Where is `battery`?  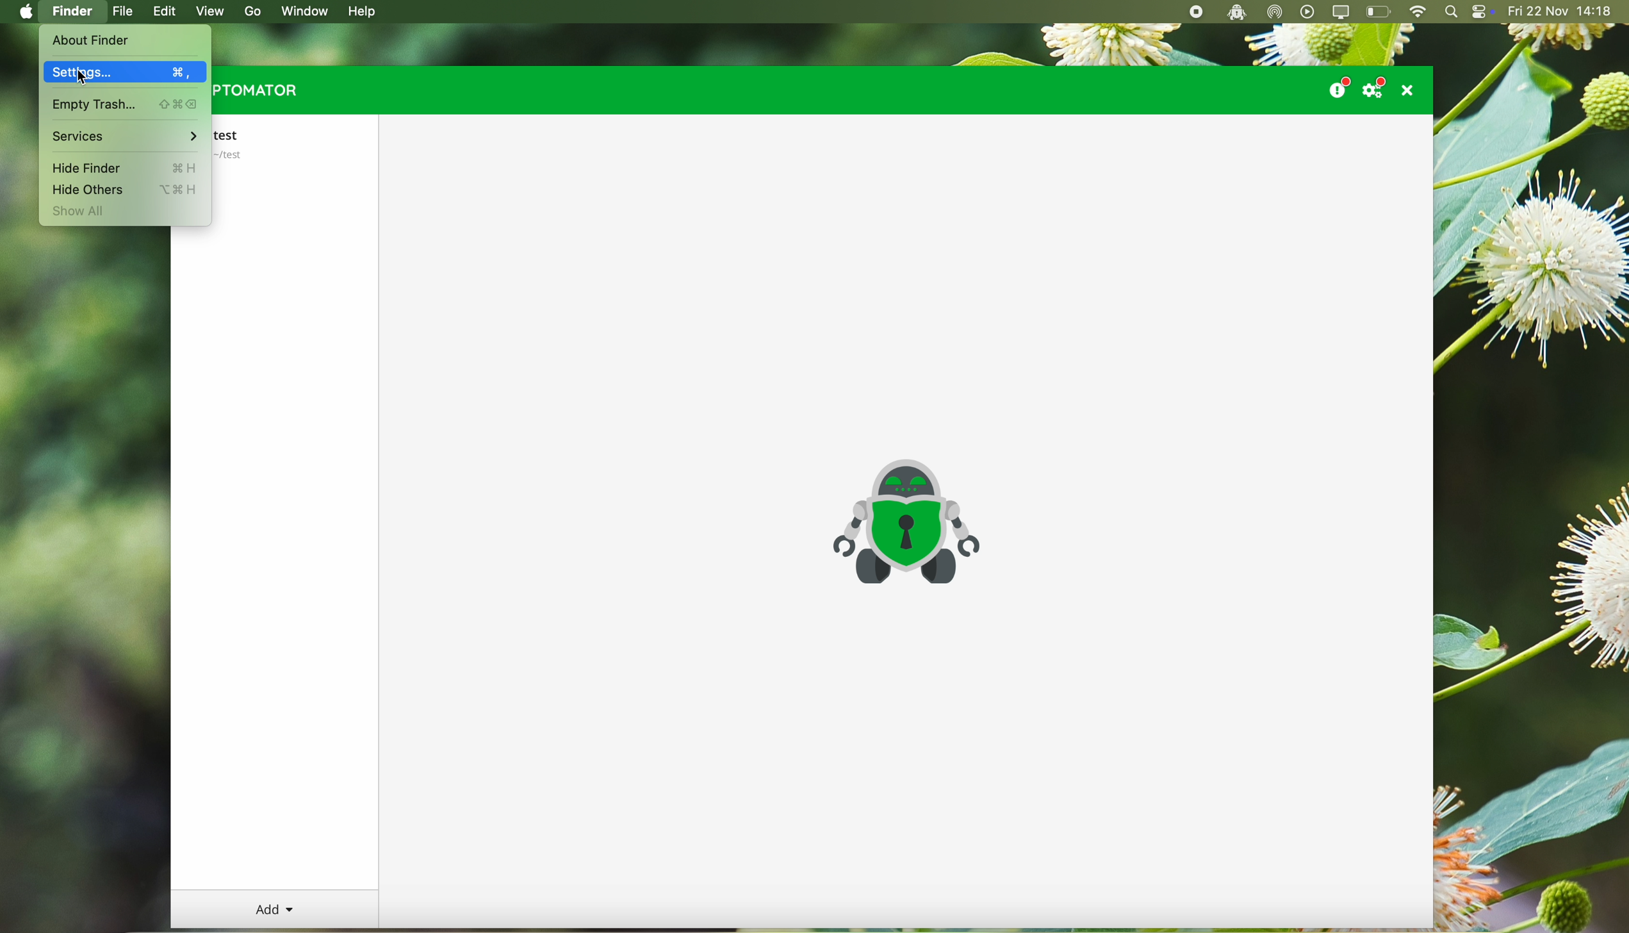 battery is located at coordinates (1379, 13).